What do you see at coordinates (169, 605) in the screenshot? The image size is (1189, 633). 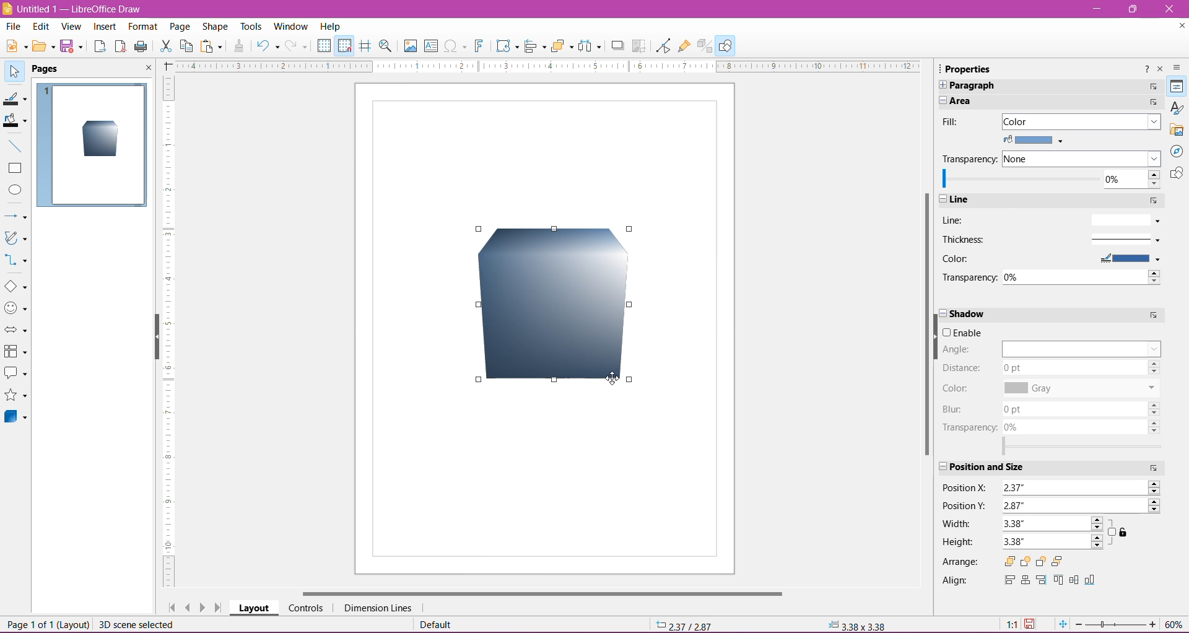 I see `Scroll to first page` at bounding box center [169, 605].